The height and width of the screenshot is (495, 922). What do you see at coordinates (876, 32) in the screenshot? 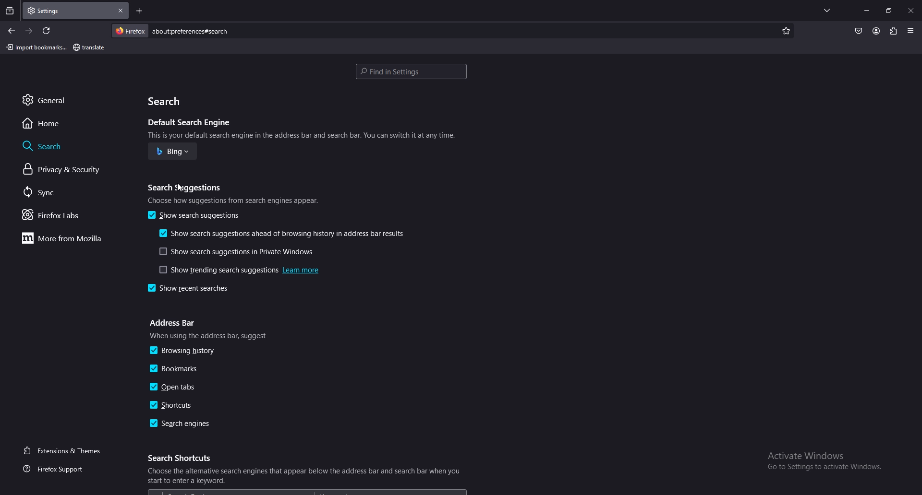
I see `profile` at bounding box center [876, 32].